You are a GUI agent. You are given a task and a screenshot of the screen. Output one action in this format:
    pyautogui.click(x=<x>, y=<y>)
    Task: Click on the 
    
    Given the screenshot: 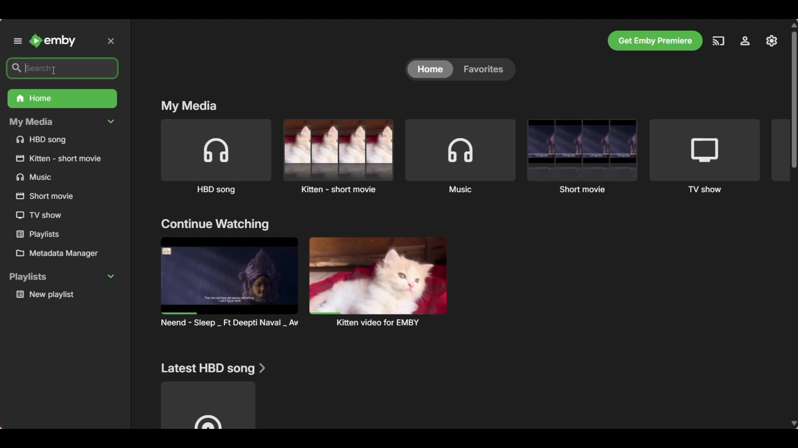 What is the action you would take?
    pyautogui.click(x=47, y=195)
    